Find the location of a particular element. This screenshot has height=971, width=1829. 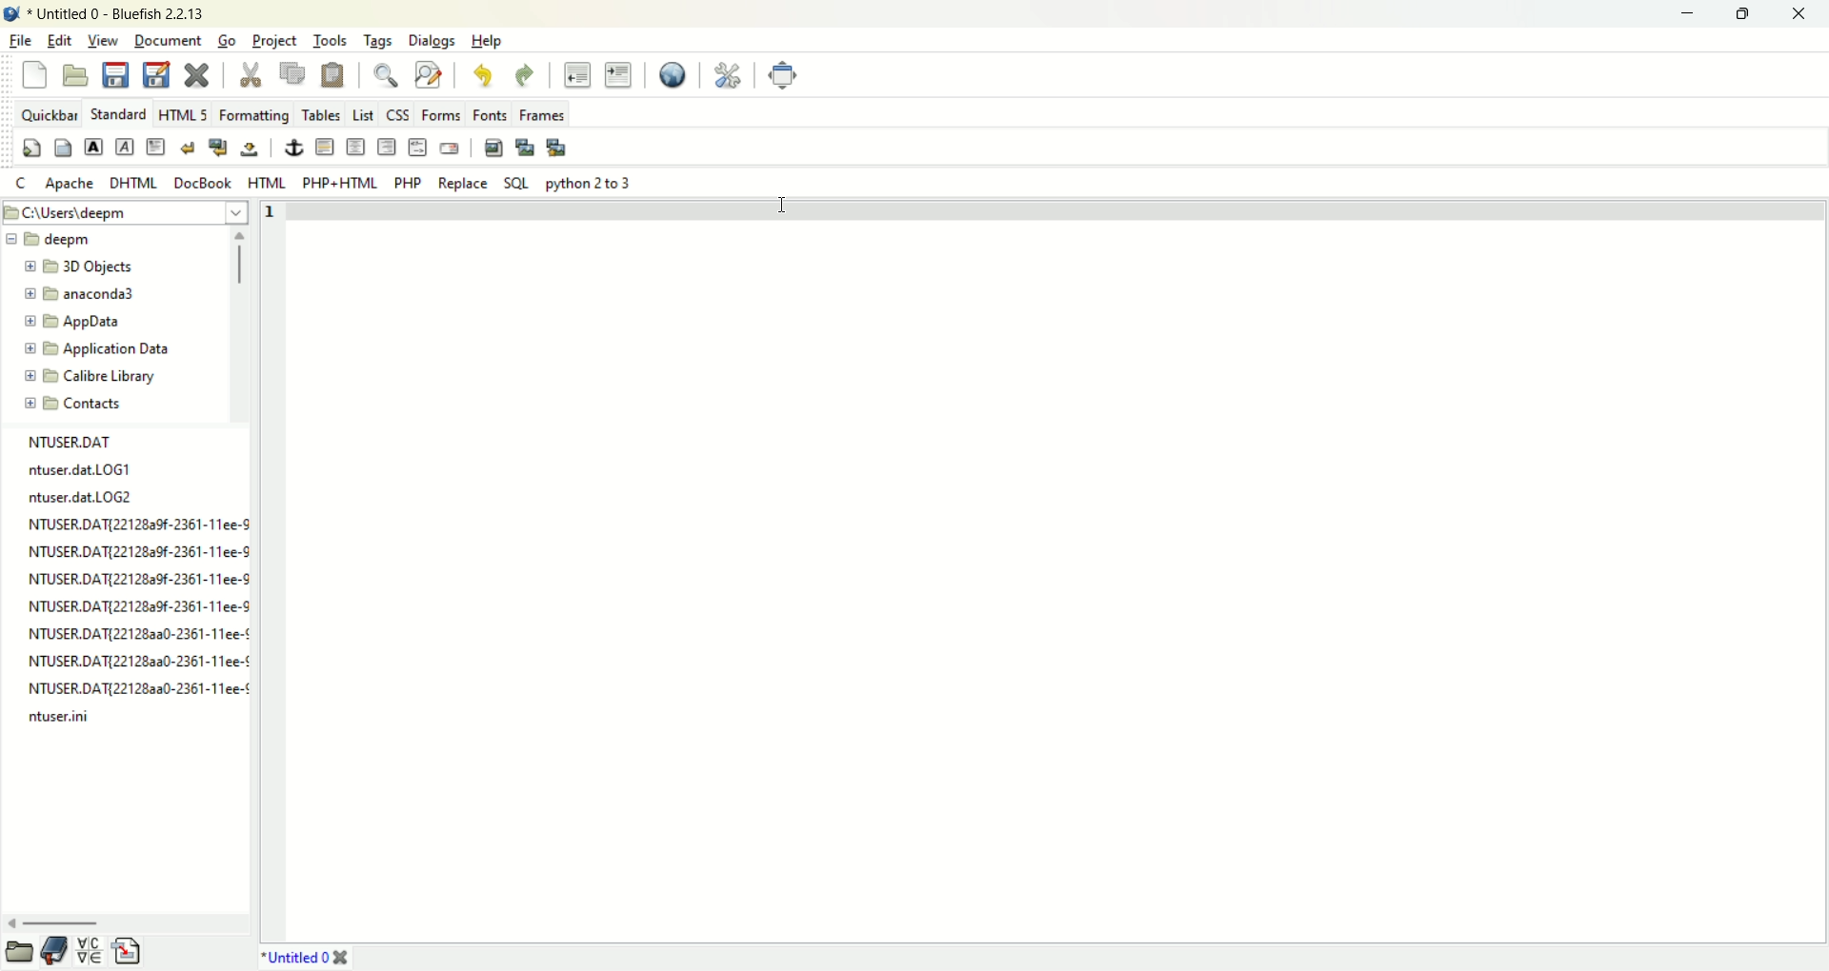

Contacts is located at coordinates (94, 403).